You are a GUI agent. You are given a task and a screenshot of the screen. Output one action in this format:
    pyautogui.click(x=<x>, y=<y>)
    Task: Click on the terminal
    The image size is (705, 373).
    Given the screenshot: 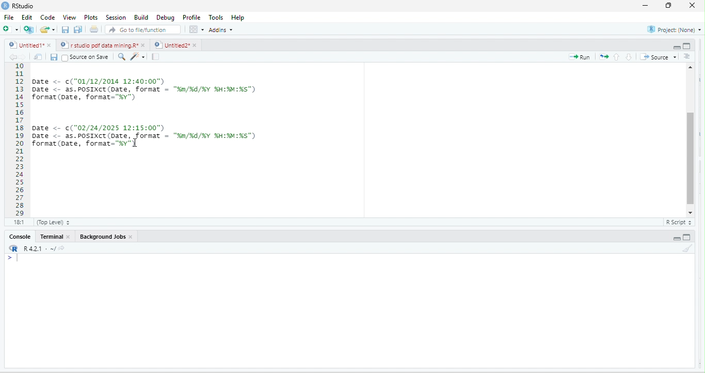 What is the action you would take?
    pyautogui.click(x=52, y=238)
    